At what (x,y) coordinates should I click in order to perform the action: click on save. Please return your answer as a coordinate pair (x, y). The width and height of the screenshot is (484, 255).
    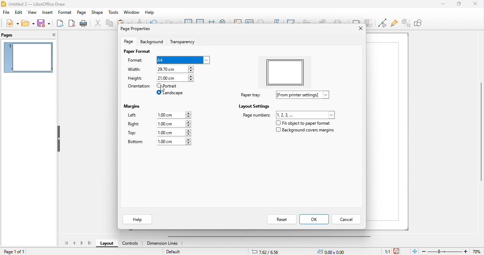
    Looking at the image, I should click on (44, 23).